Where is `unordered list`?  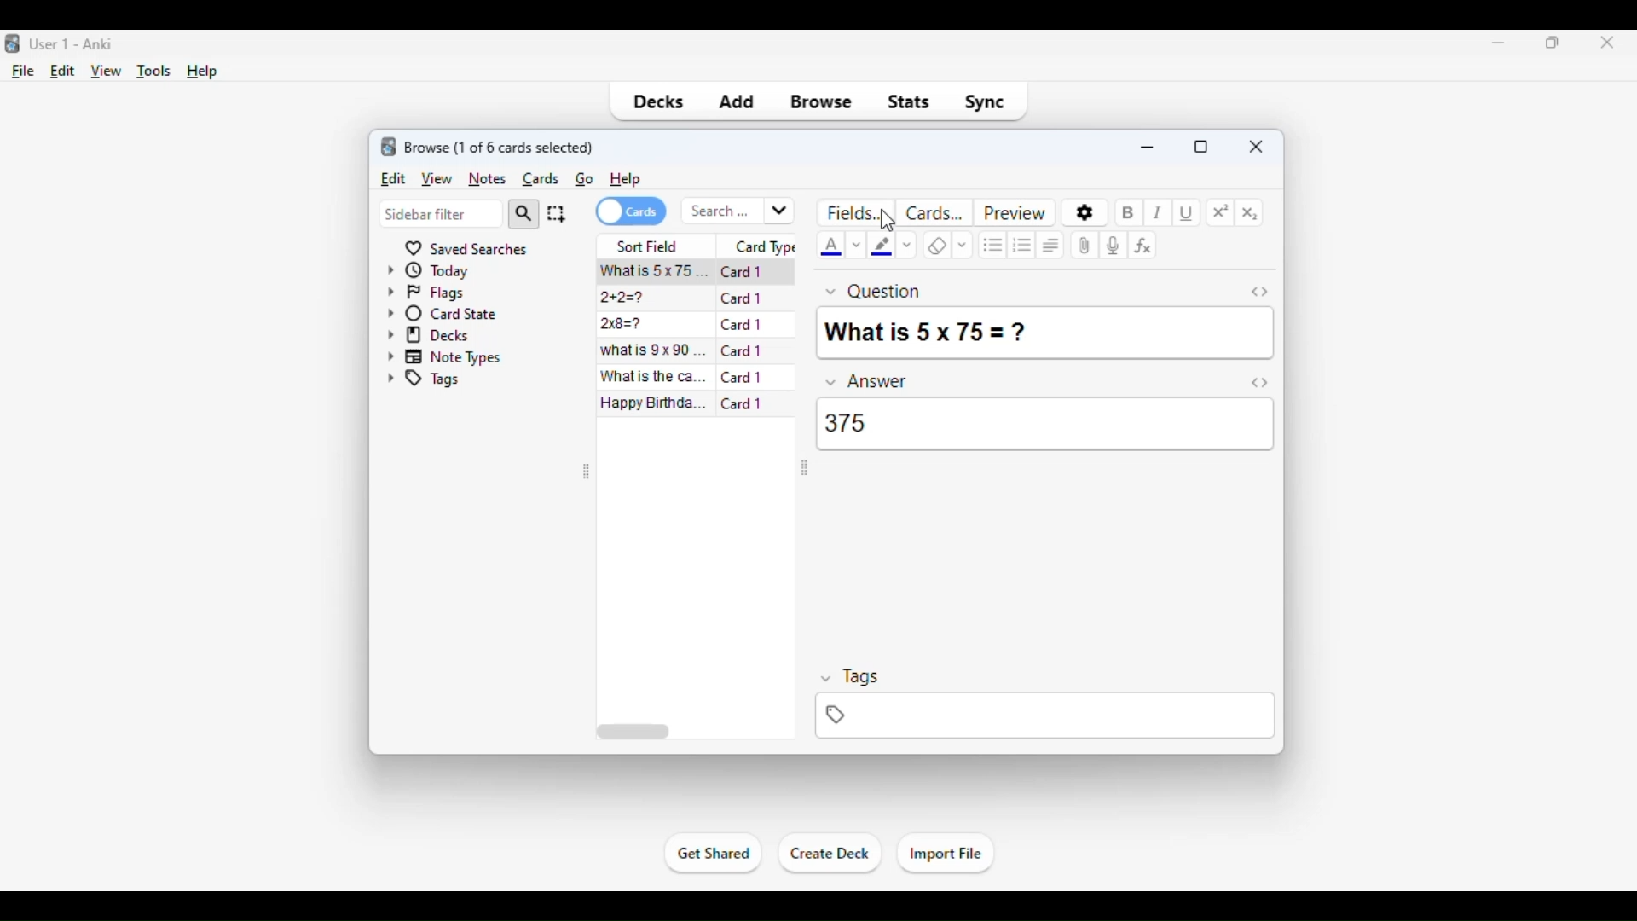 unordered list is located at coordinates (992, 244).